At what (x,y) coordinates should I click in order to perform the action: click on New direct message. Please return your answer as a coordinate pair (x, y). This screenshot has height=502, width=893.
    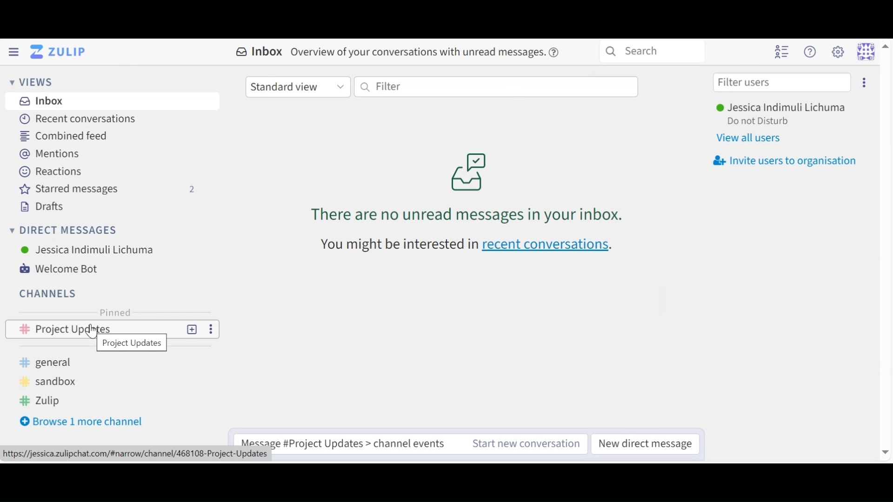
    Looking at the image, I should click on (646, 444).